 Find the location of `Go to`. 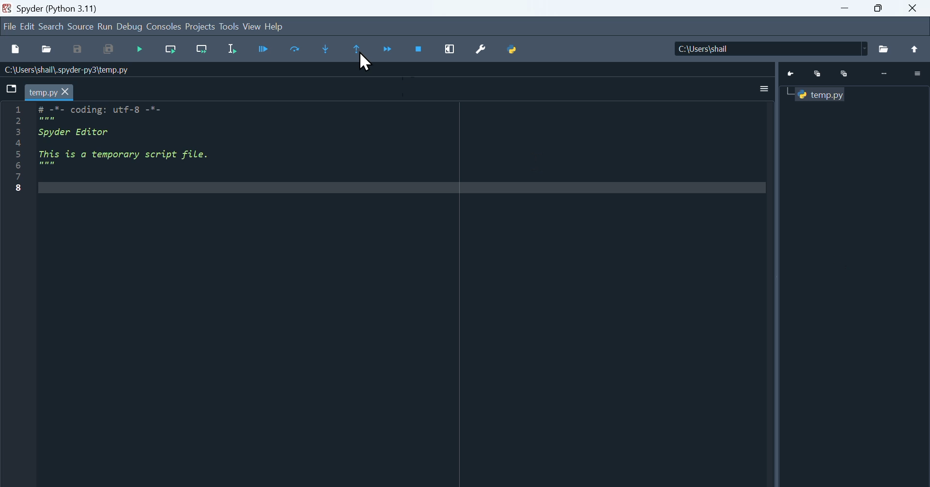

Go to is located at coordinates (792, 75).